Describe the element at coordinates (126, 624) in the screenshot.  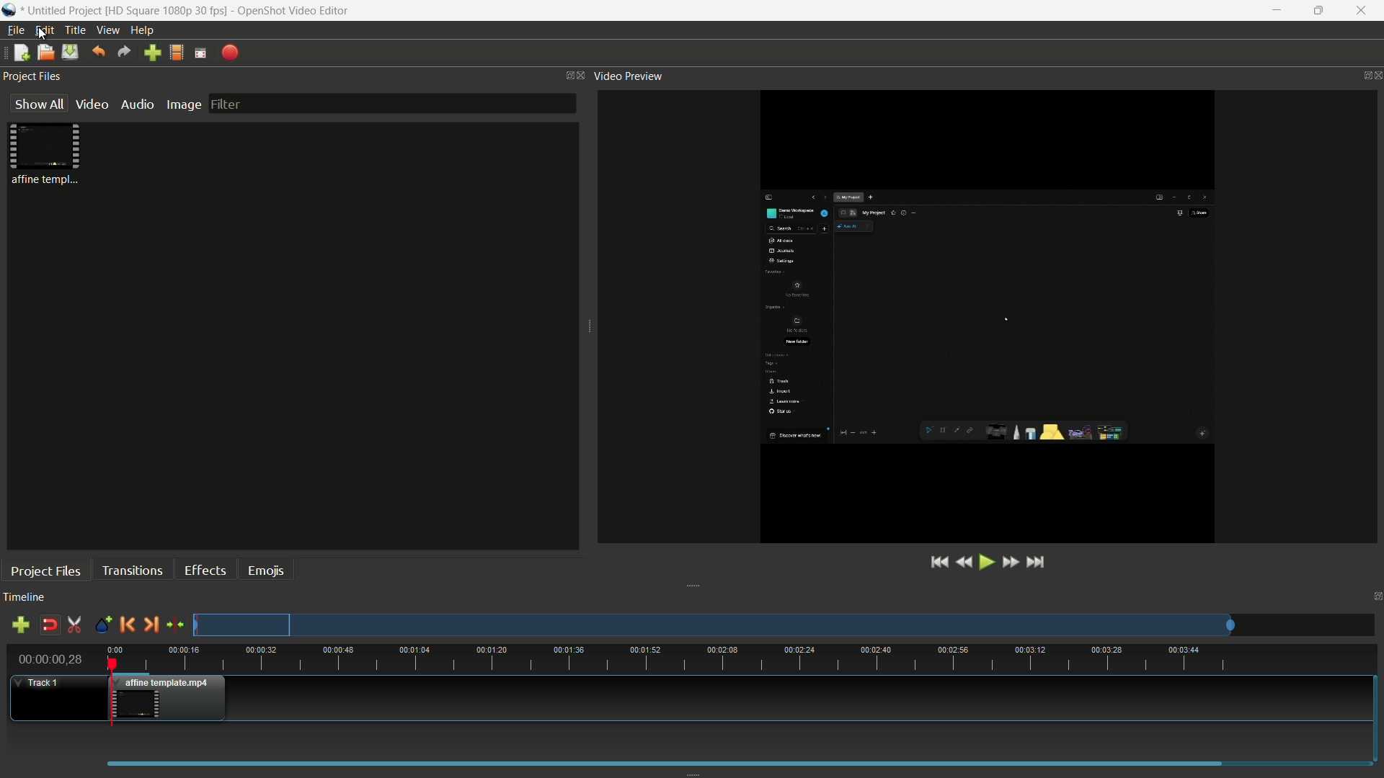
I see `previous marker` at that location.